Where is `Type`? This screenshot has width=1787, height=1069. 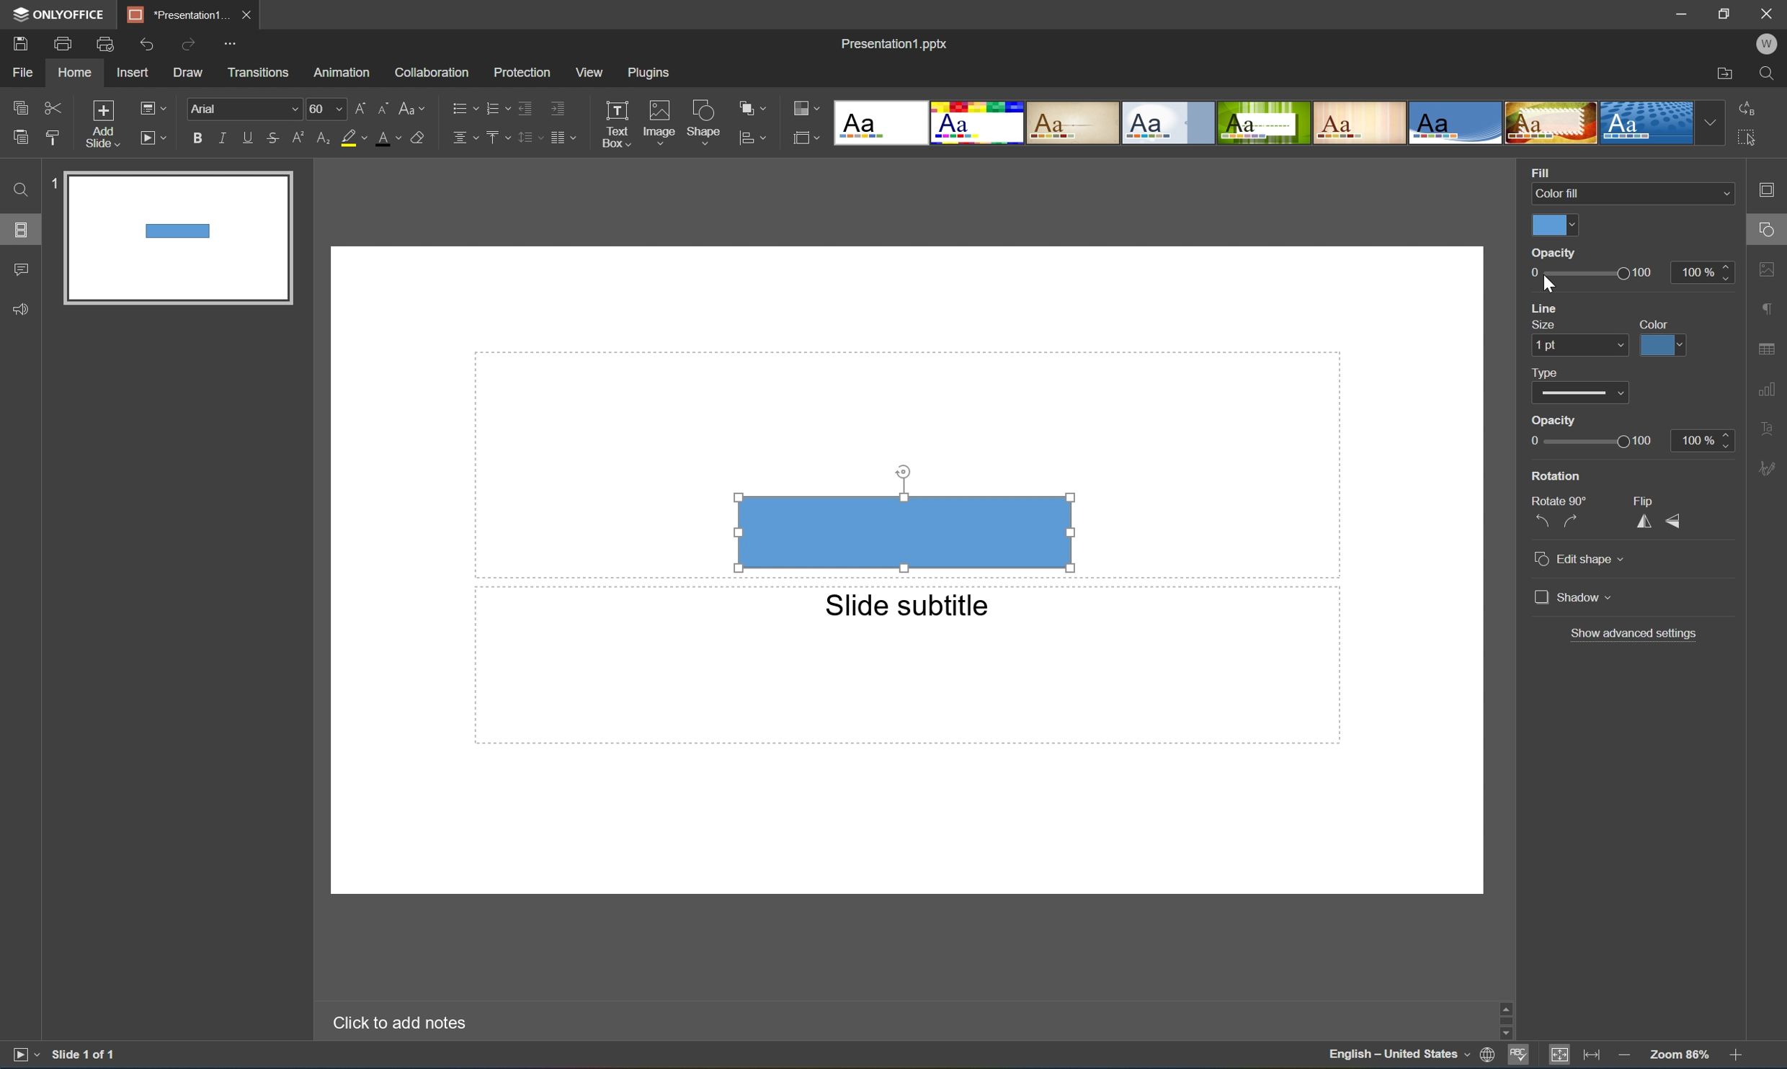
Type is located at coordinates (1576, 395).